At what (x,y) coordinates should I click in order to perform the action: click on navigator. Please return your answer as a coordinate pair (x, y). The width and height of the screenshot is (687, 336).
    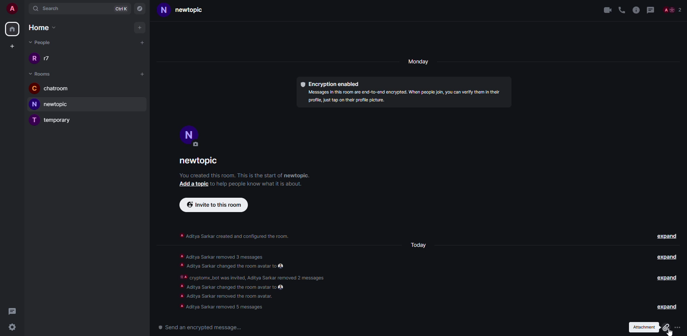
    Looking at the image, I should click on (141, 9).